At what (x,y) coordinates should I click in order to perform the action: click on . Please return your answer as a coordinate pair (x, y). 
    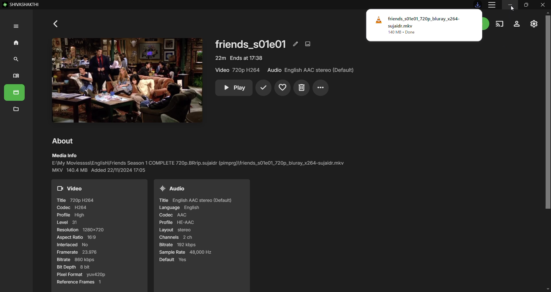
    Looking at the image, I should click on (57, 24).